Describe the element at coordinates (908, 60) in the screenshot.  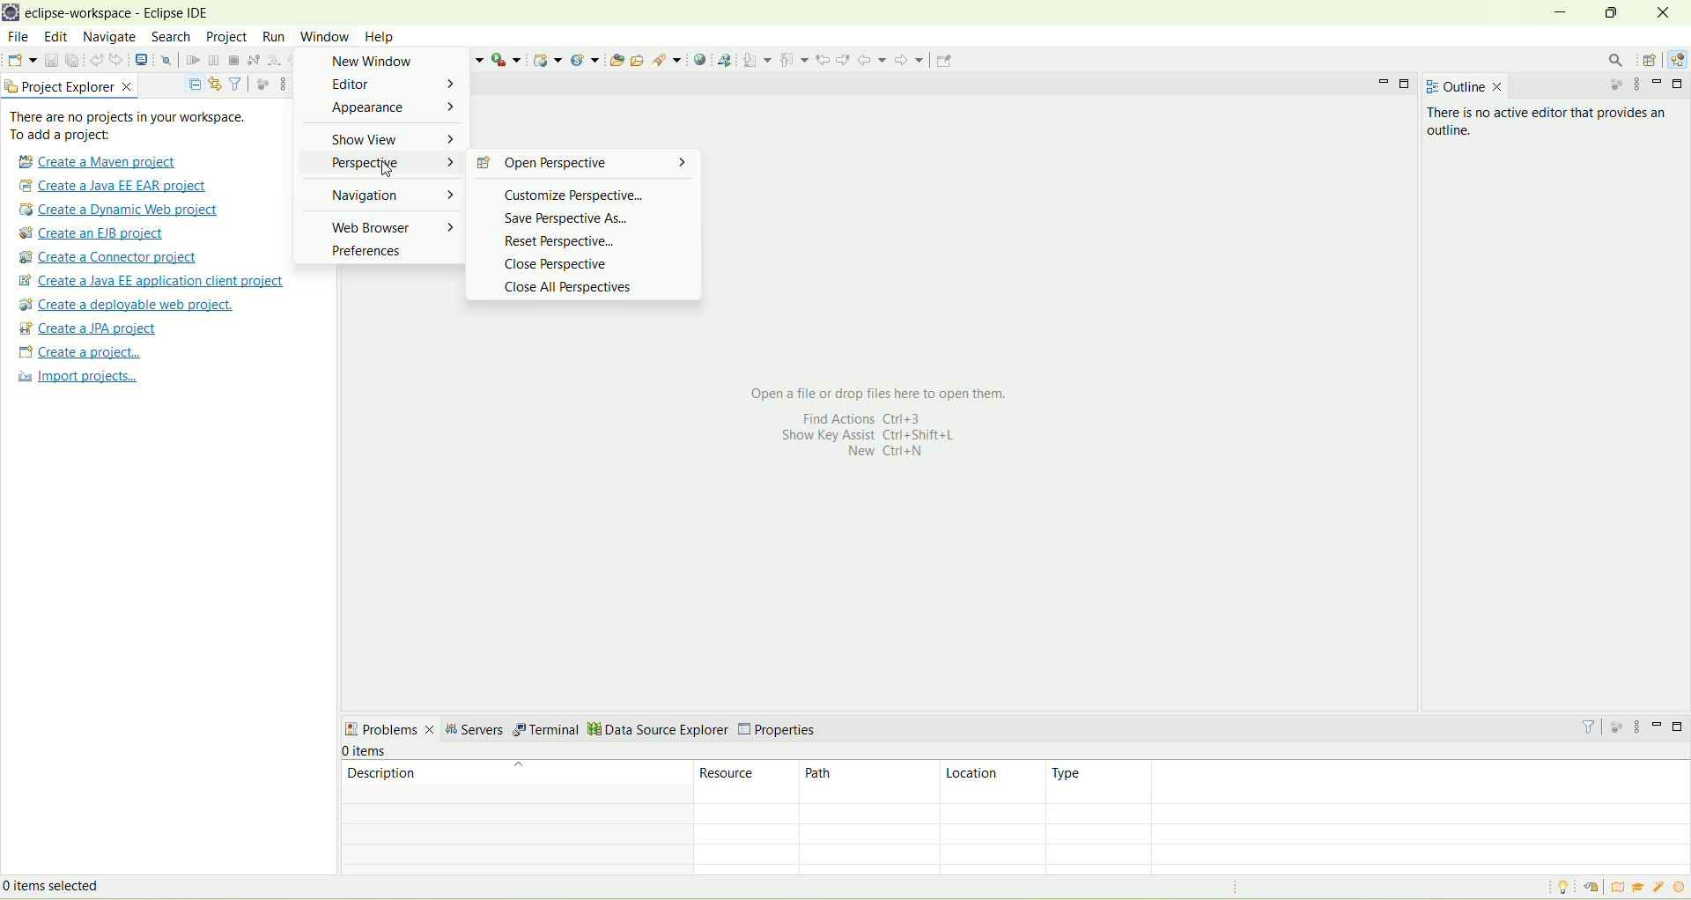
I see `forward` at that location.